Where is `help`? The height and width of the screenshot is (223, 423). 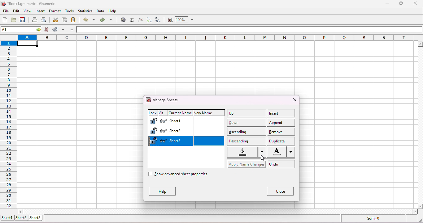 help is located at coordinates (164, 191).